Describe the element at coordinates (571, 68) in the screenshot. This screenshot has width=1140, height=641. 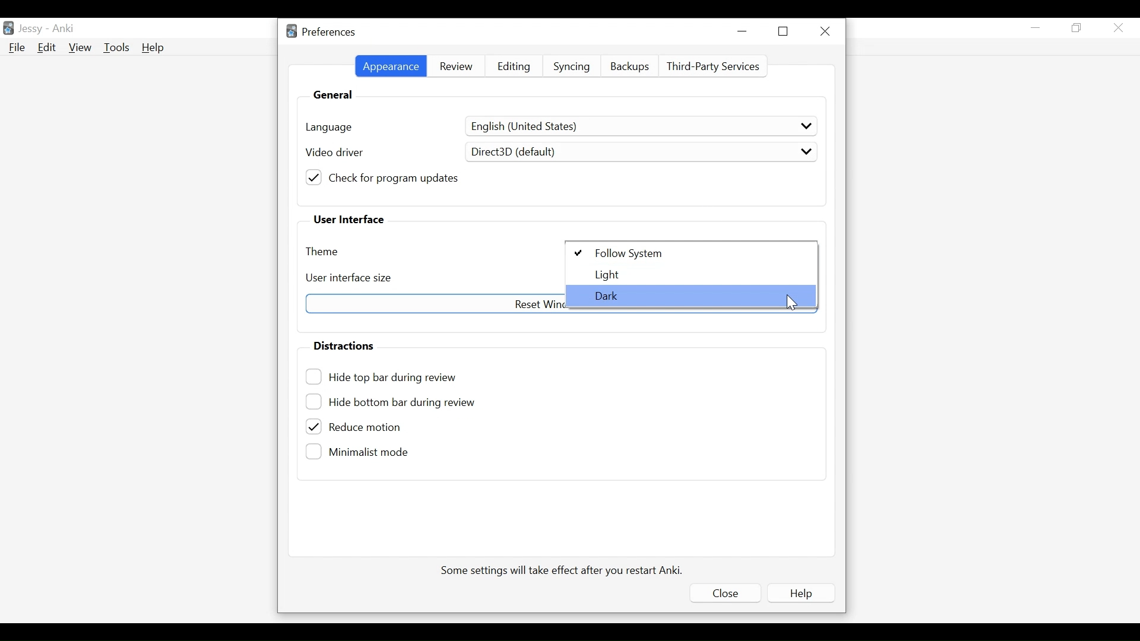
I see `Syncing` at that location.